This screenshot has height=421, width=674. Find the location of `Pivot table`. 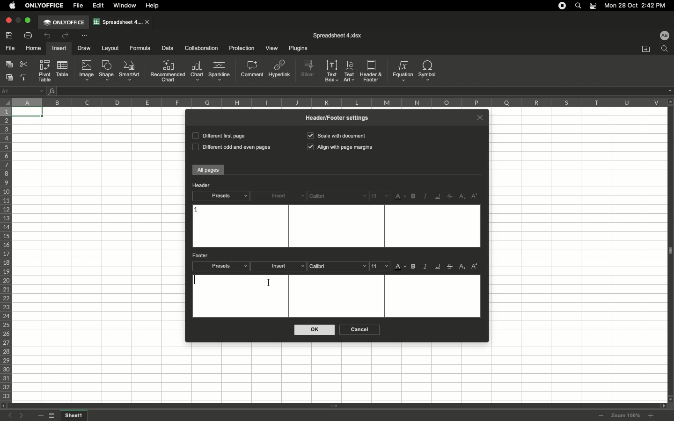

Pivot table is located at coordinates (45, 71).